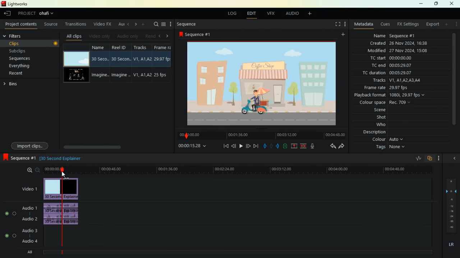 This screenshot has width=460, height=258. What do you see at coordinates (129, 36) in the screenshot?
I see `audio only` at bounding box center [129, 36].